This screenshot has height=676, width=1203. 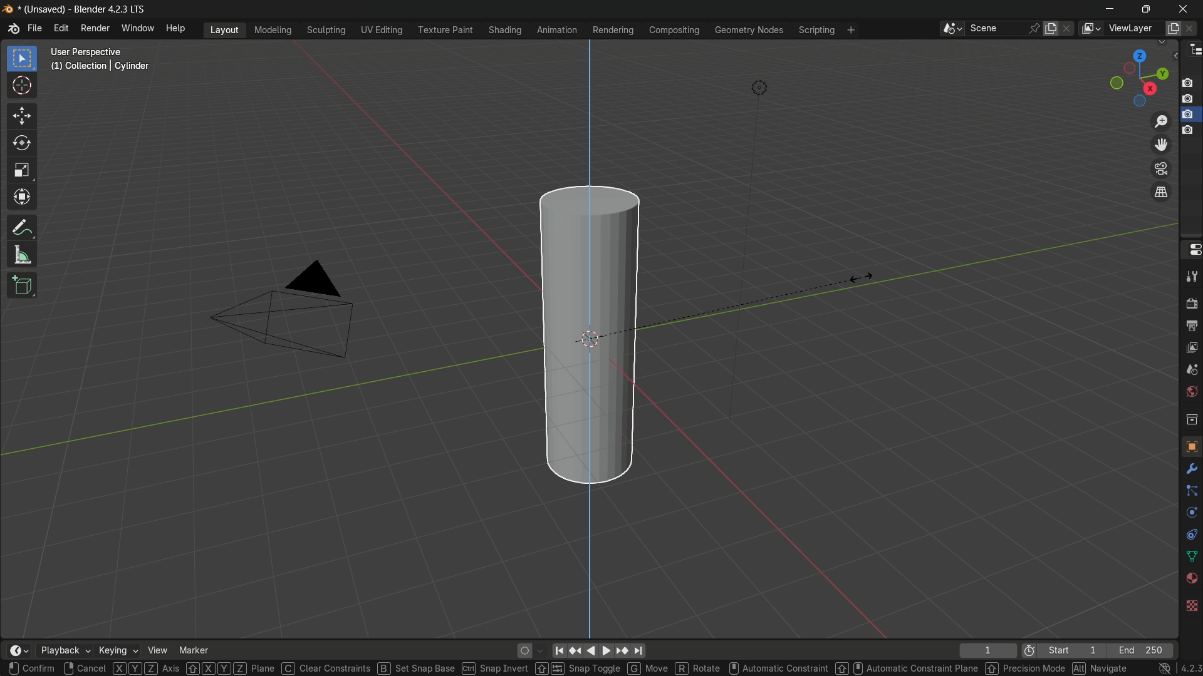 I want to click on move the view, so click(x=1159, y=145).